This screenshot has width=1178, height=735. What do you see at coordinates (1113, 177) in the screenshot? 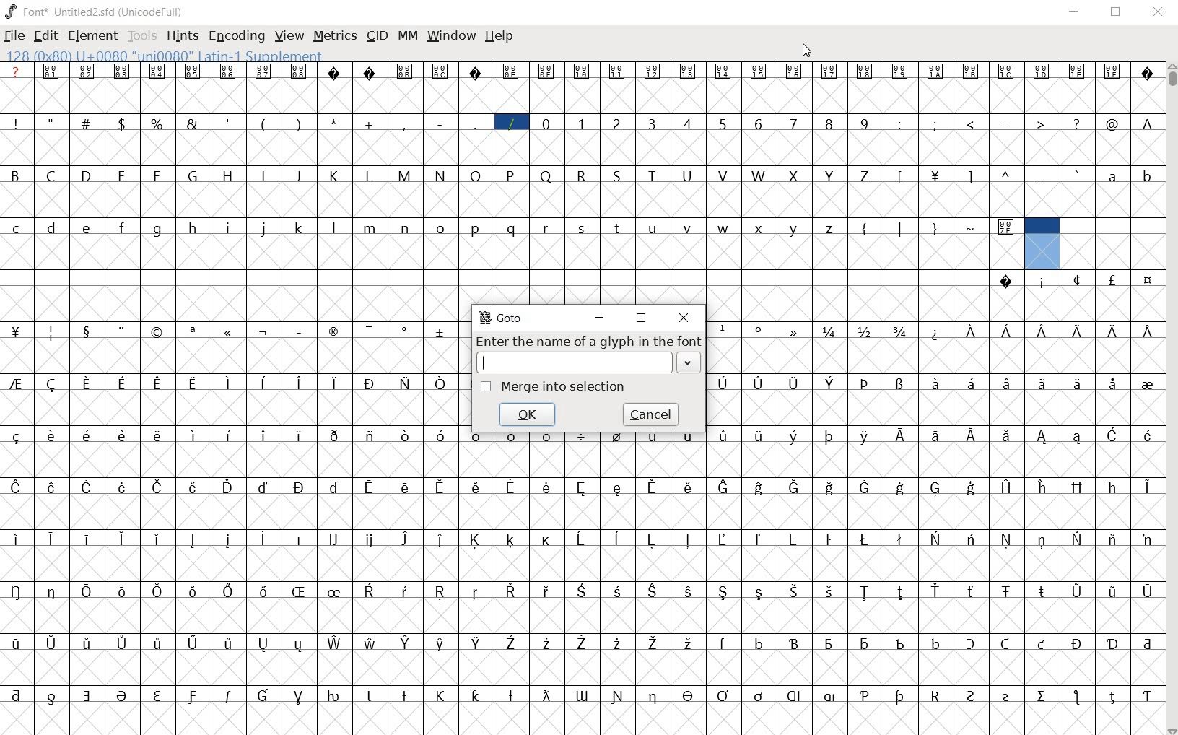
I see `a` at bounding box center [1113, 177].